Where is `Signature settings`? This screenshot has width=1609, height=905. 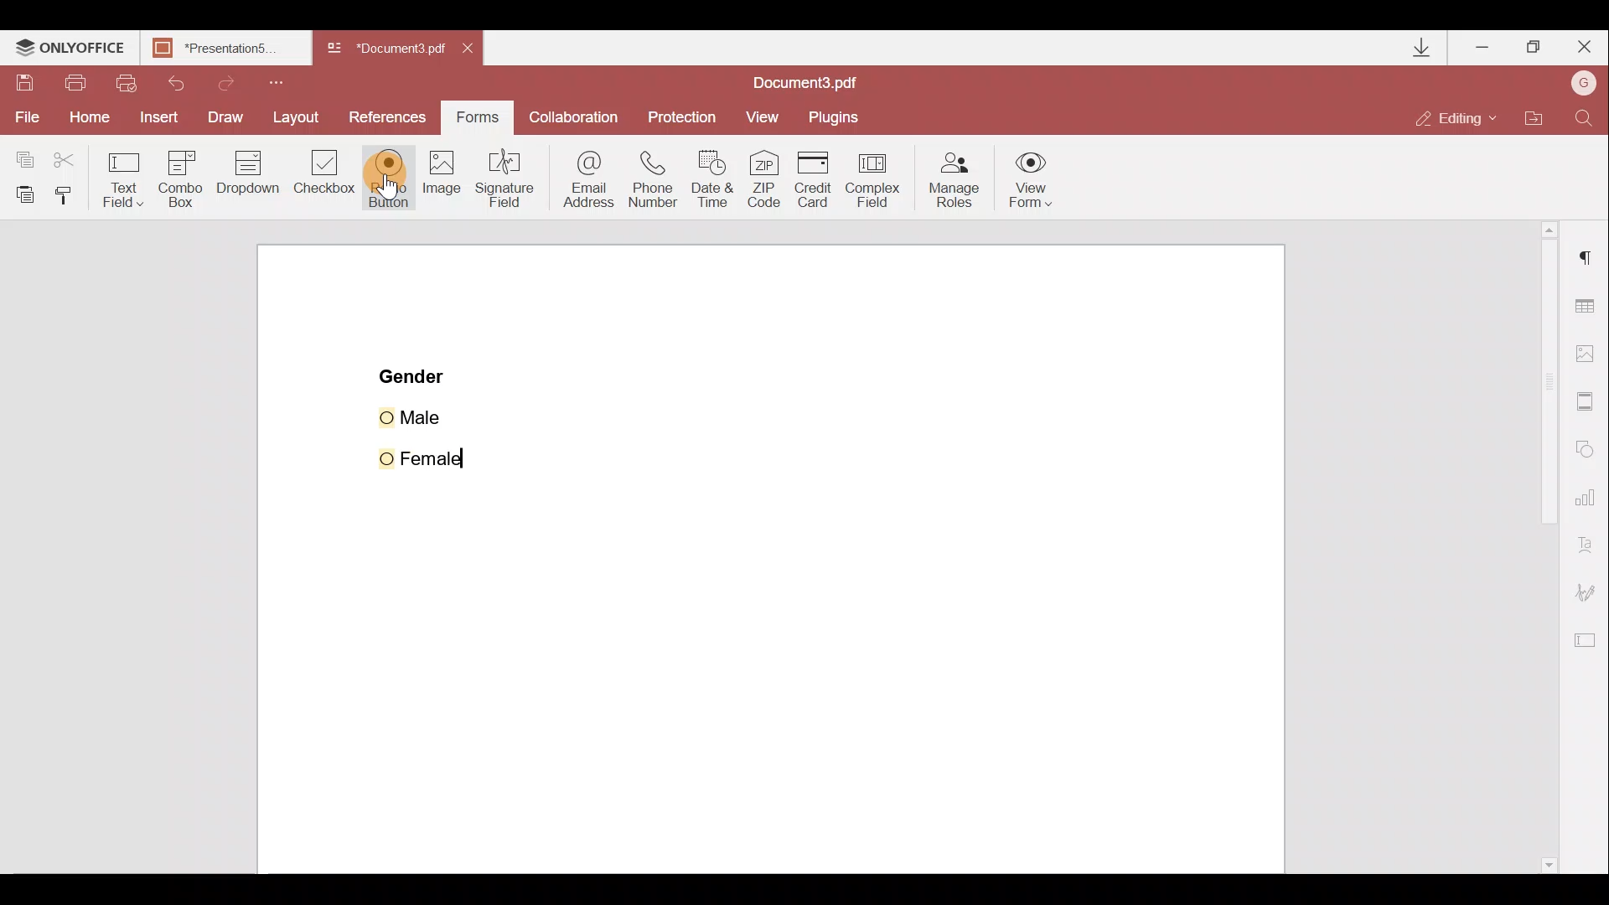
Signature settings is located at coordinates (1593, 592).